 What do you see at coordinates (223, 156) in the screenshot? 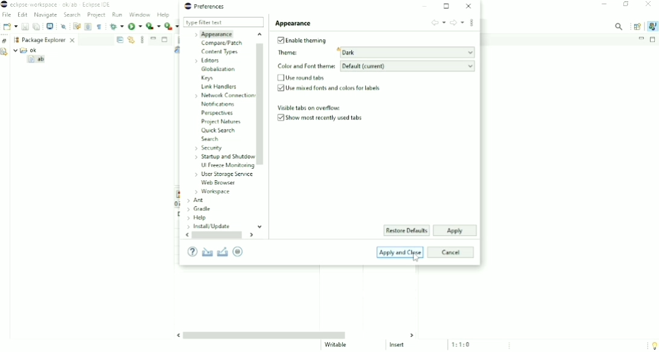
I see `Startup and Shutdown` at bounding box center [223, 156].